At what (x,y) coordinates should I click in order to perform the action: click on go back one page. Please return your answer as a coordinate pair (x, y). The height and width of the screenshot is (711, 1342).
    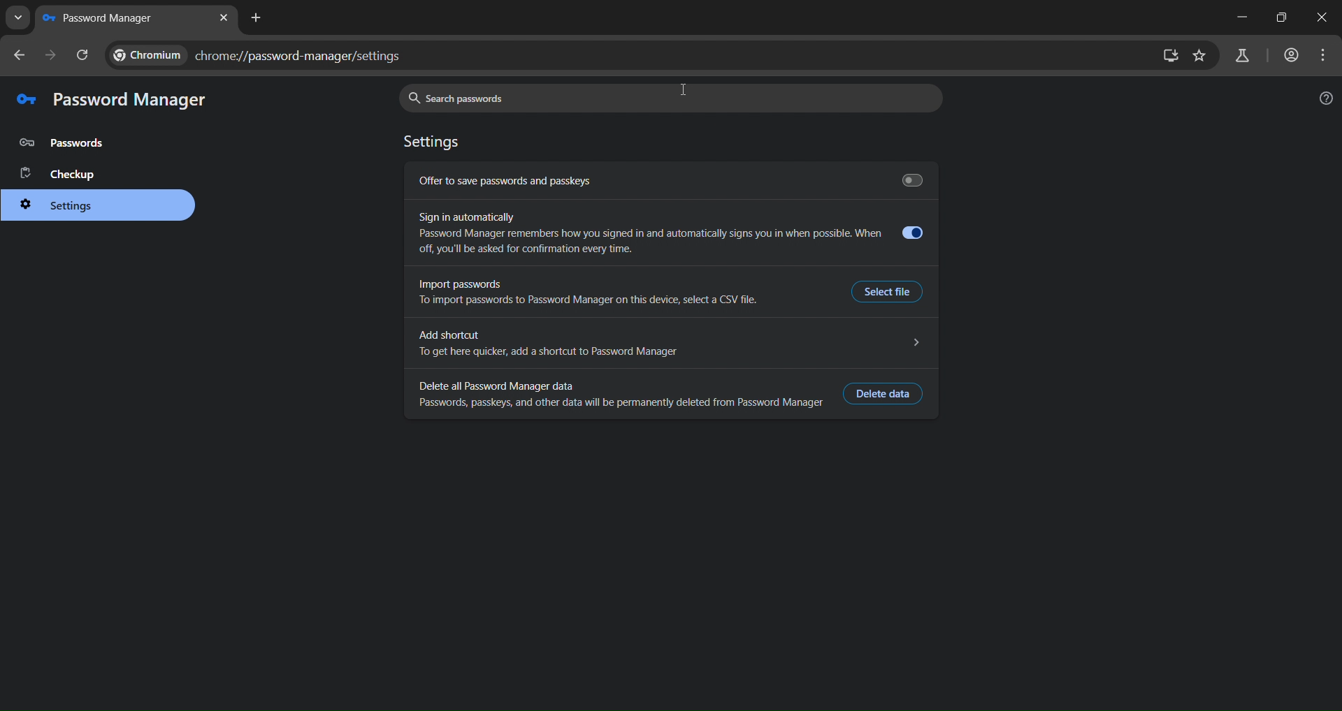
    Looking at the image, I should click on (19, 59).